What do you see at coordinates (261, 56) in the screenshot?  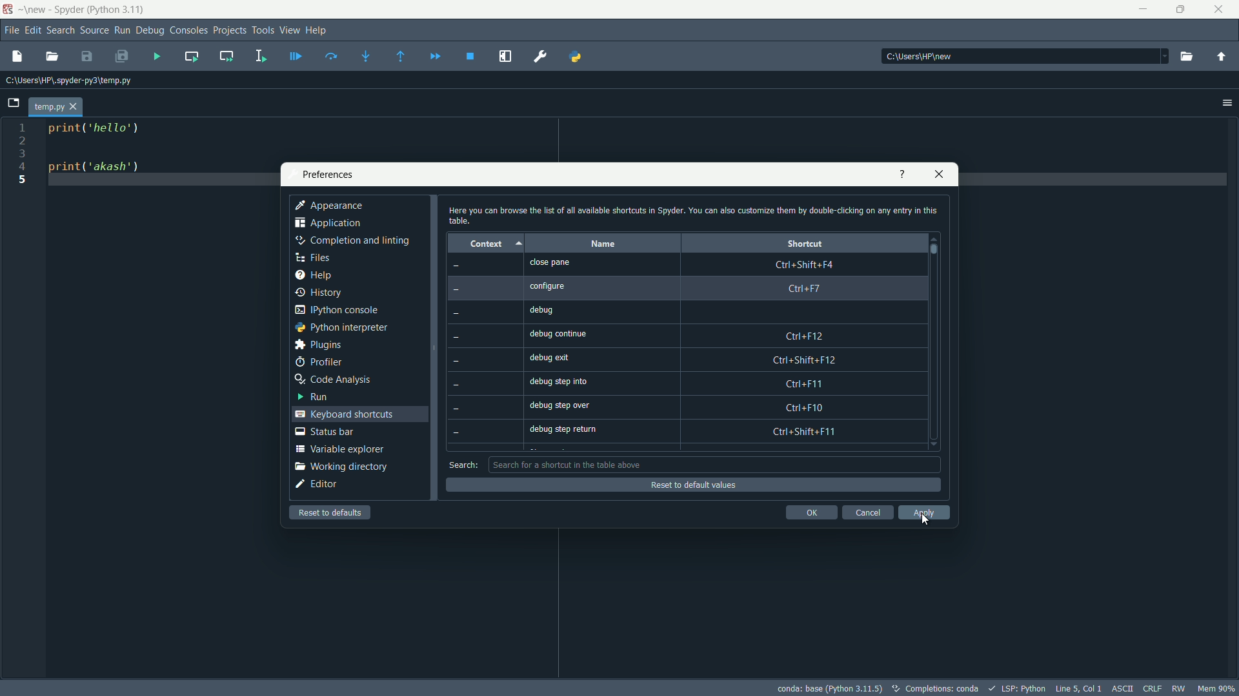 I see `run selection or current line` at bounding box center [261, 56].